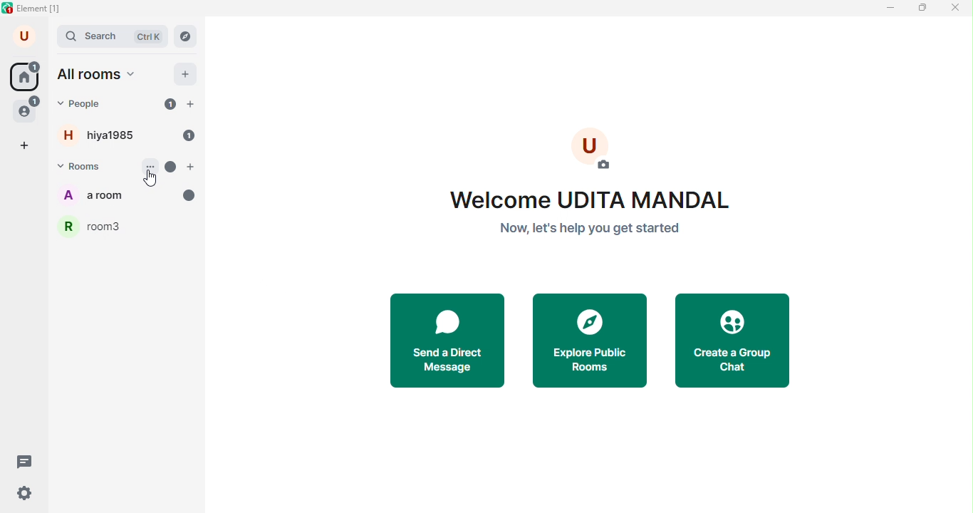 The image size is (973, 513). Describe the element at coordinates (590, 341) in the screenshot. I see `explore public rooms` at that location.